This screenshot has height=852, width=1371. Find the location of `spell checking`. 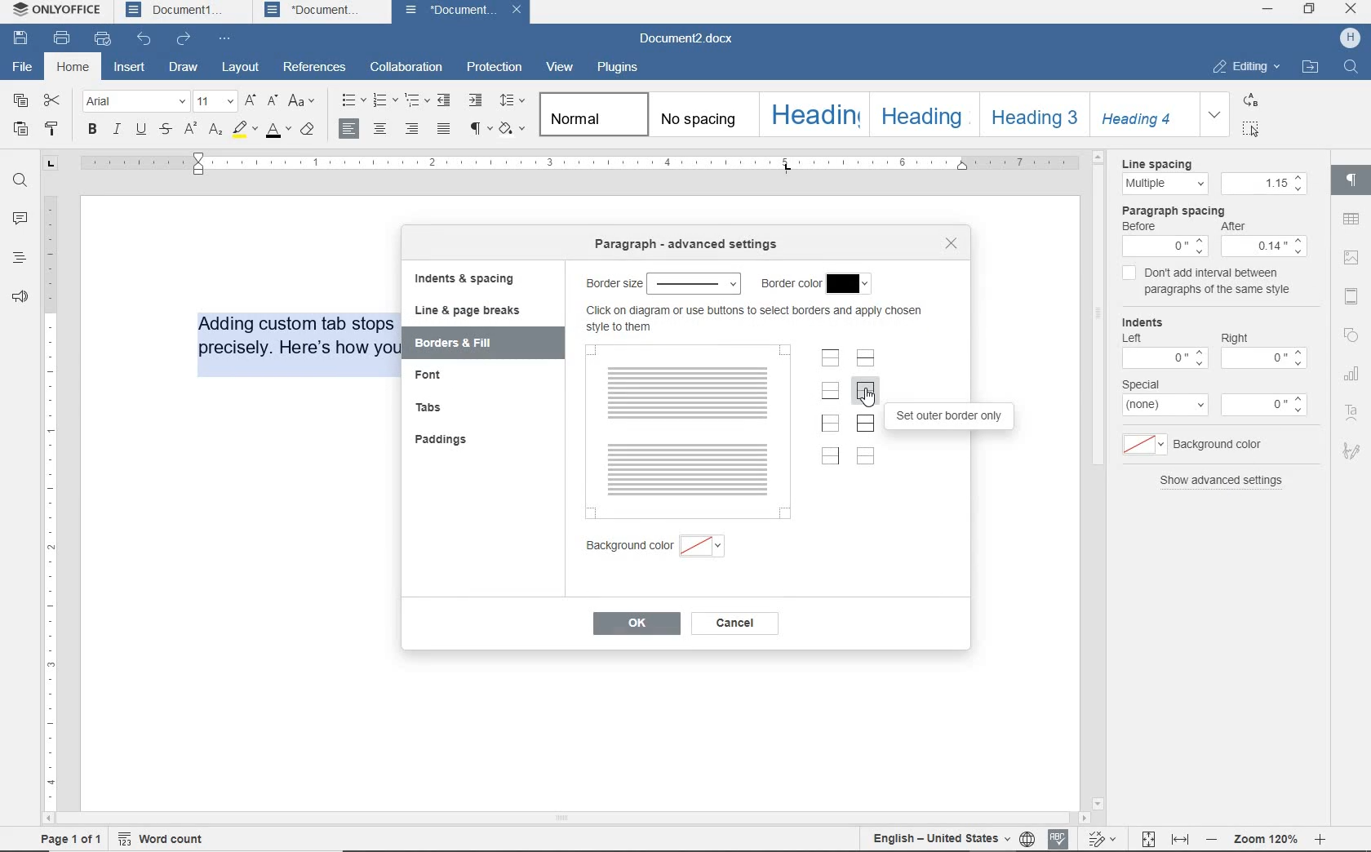

spell checking is located at coordinates (1058, 840).